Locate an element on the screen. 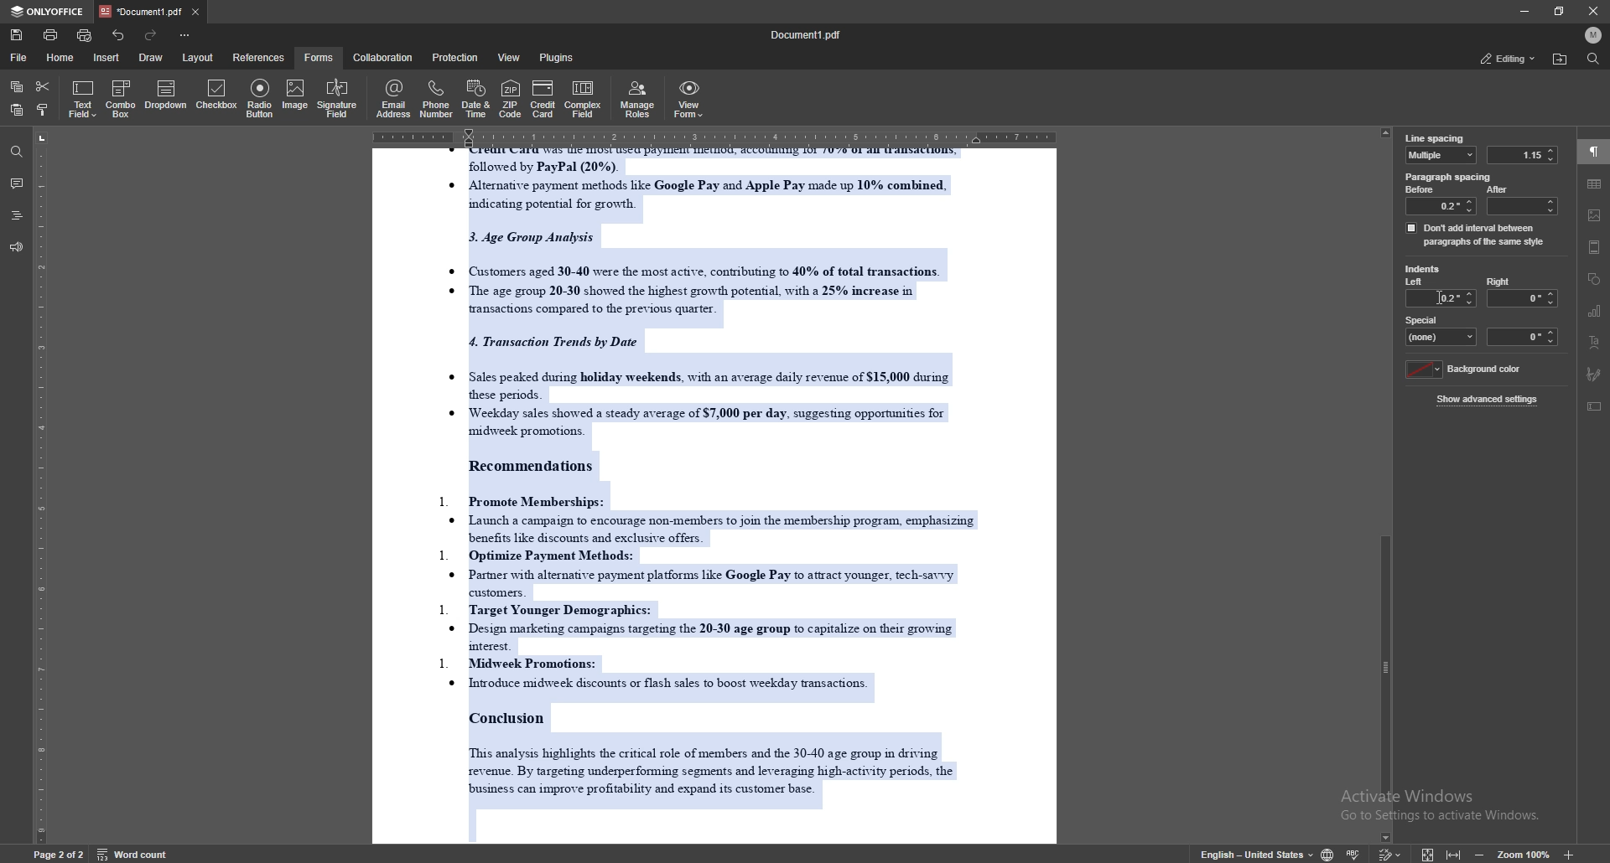  right indent is located at coordinates (1521, 292).